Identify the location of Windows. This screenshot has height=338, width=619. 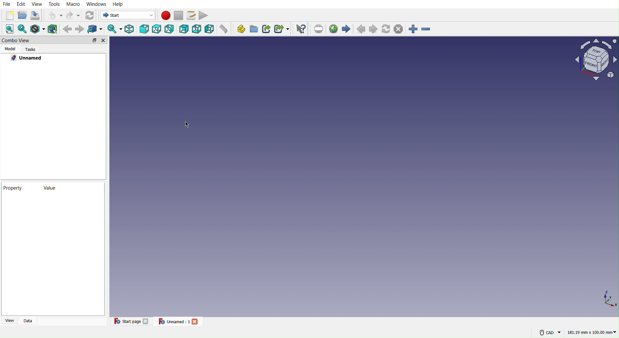
(97, 5).